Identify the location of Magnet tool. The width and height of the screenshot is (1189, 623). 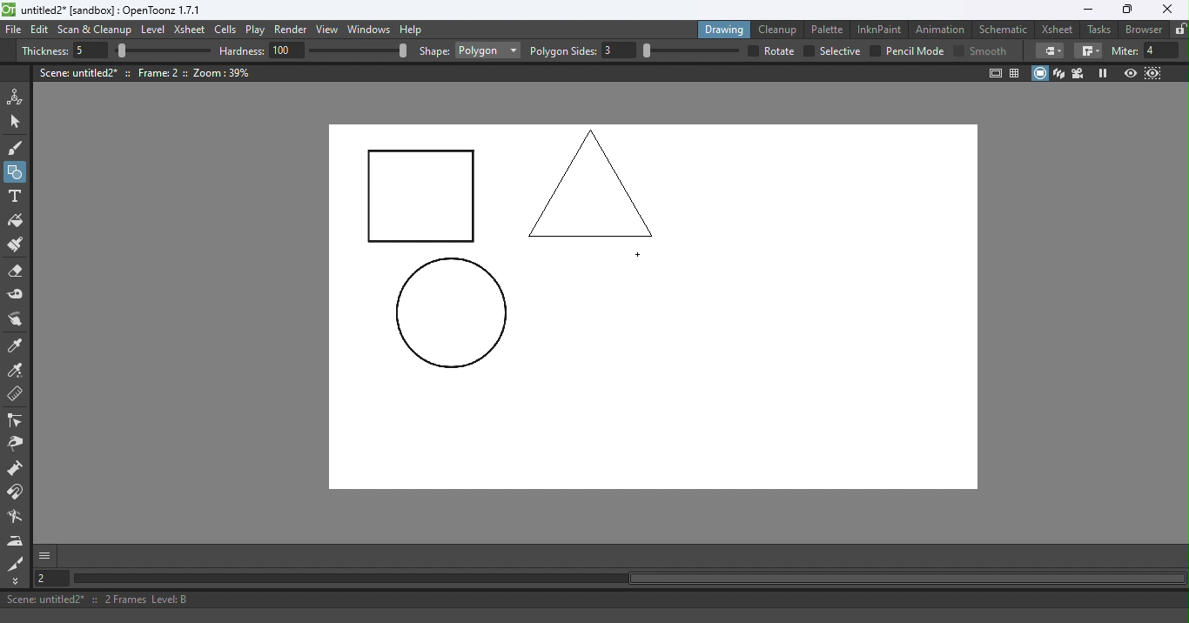
(17, 470).